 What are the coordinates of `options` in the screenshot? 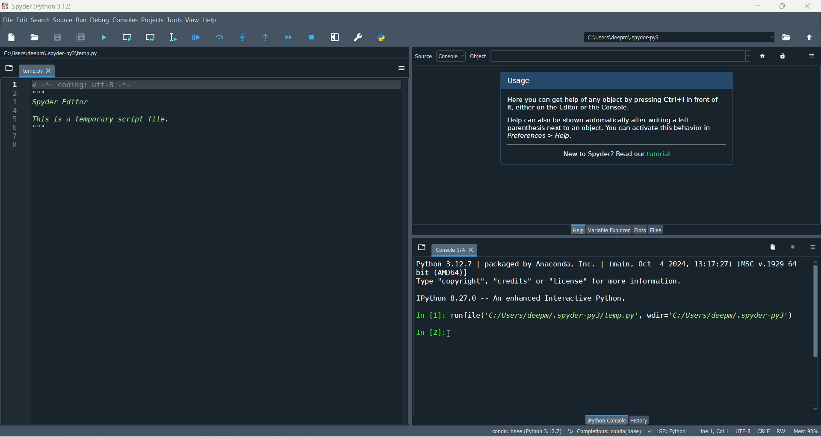 It's located at (402, 68).